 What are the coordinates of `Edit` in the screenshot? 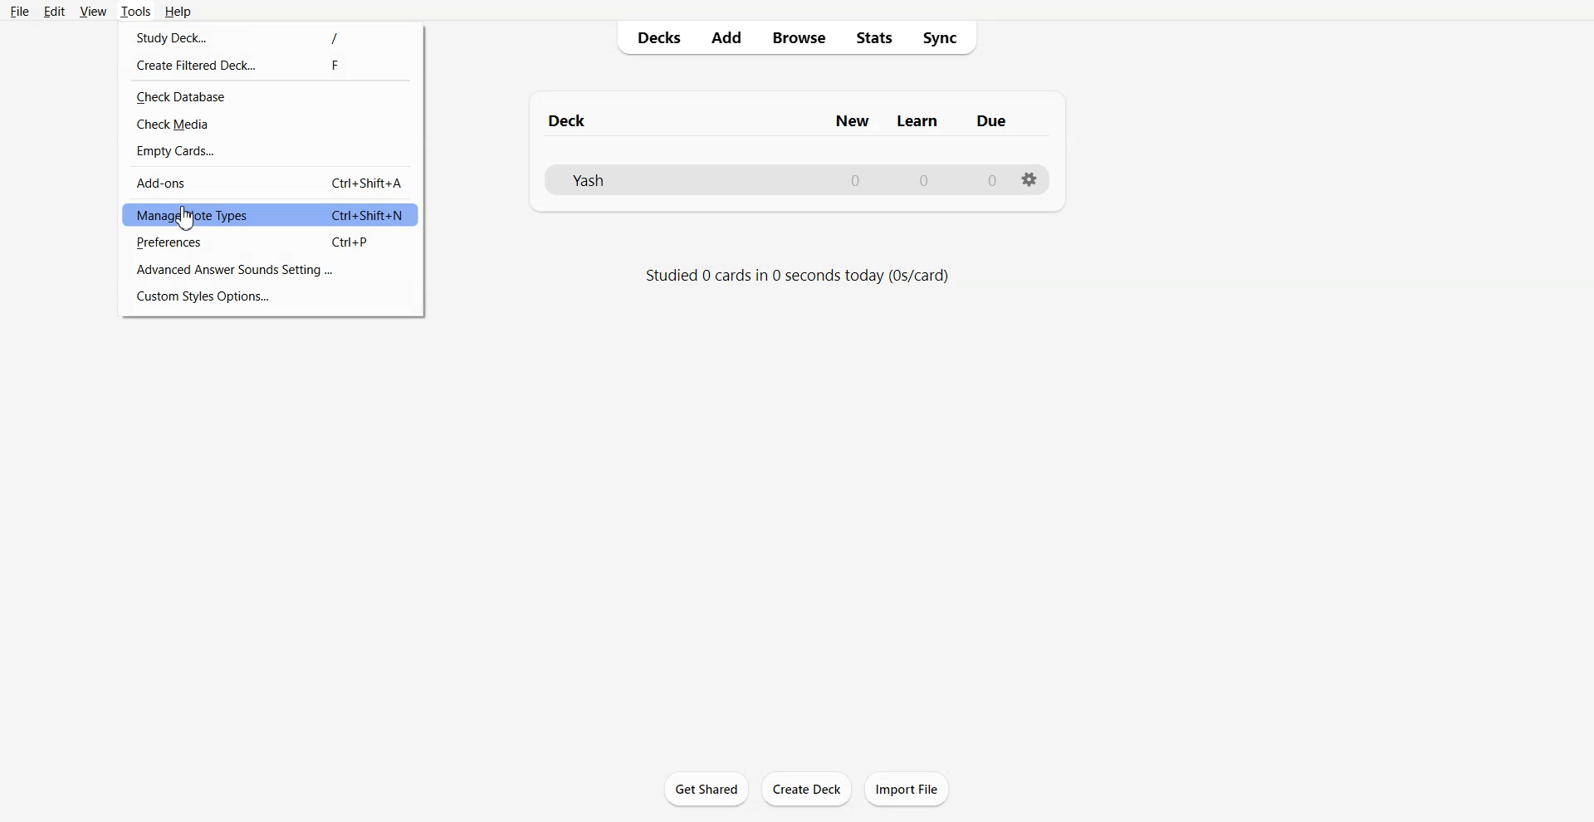 It's located at (54, 12).